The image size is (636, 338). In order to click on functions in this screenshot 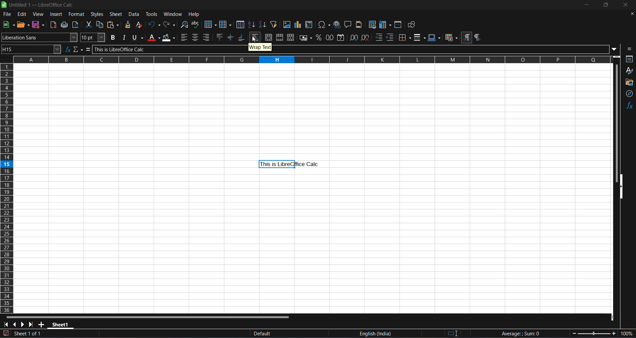, I will do `click(628, 107)`.